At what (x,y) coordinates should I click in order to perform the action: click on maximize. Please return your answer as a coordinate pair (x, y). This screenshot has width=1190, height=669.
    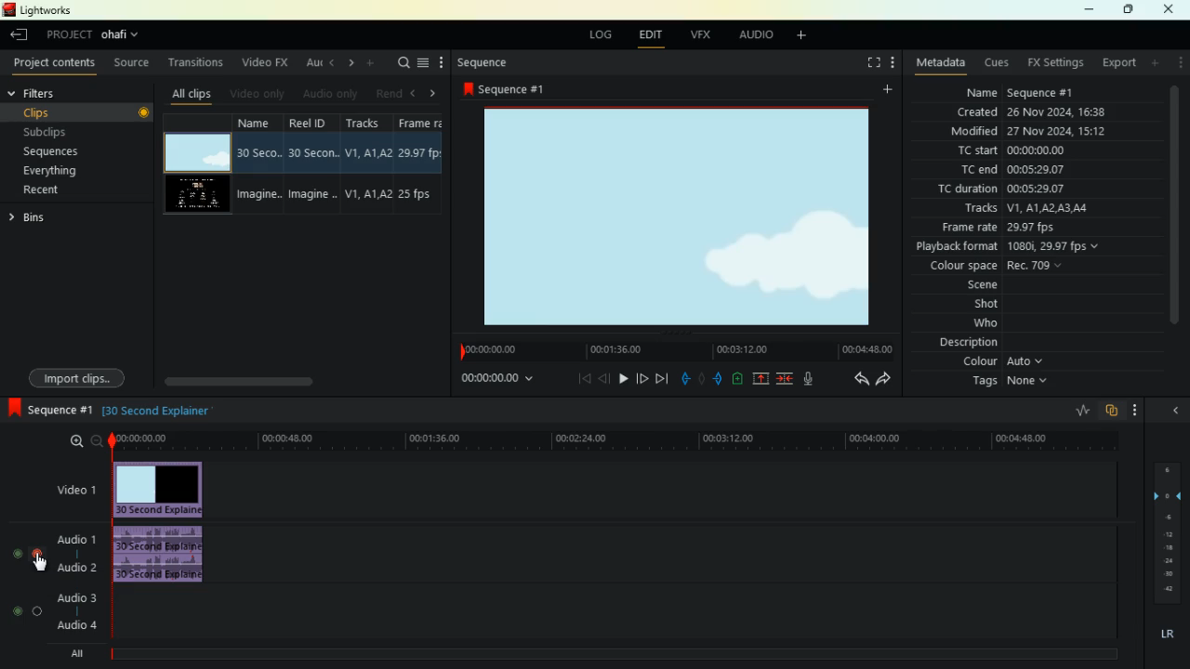
    Looking at the image, I should click on (1130, 10).